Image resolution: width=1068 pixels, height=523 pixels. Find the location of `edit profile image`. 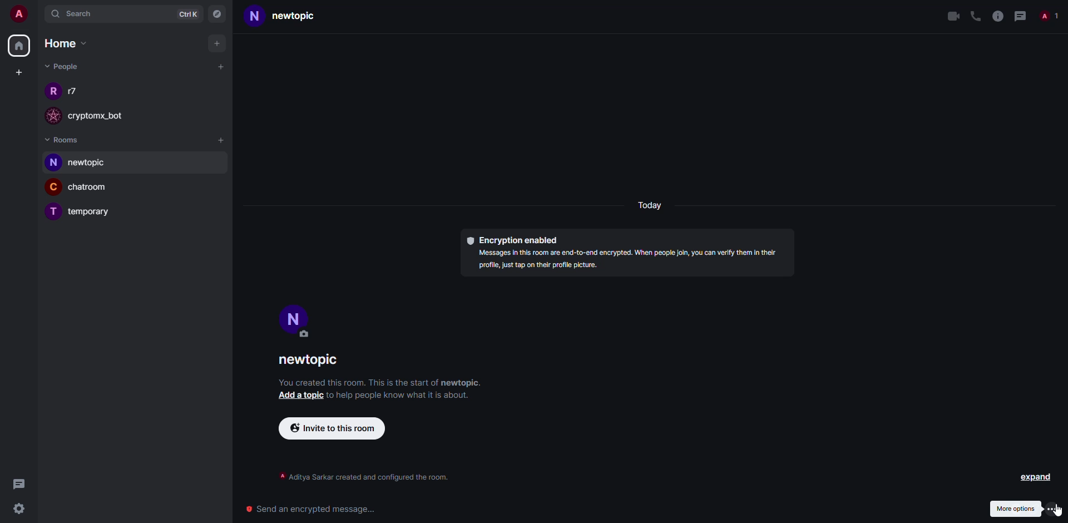

edit profile image is located at coordinates (308, 335).